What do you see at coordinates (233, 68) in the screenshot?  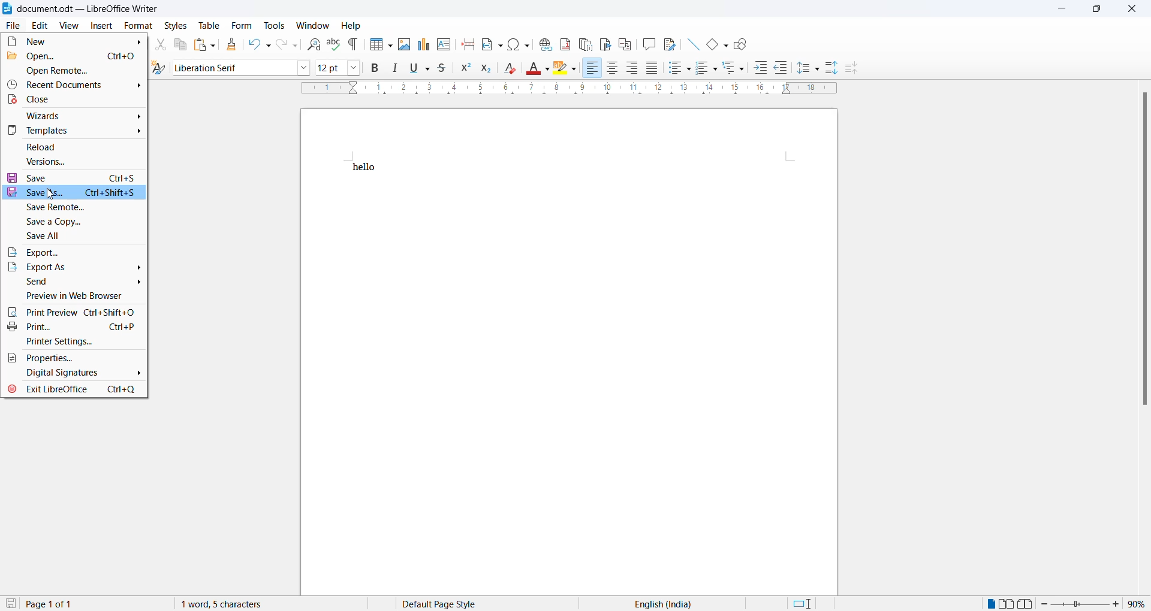 I see `Selected font` at bounding box center [233, 68].